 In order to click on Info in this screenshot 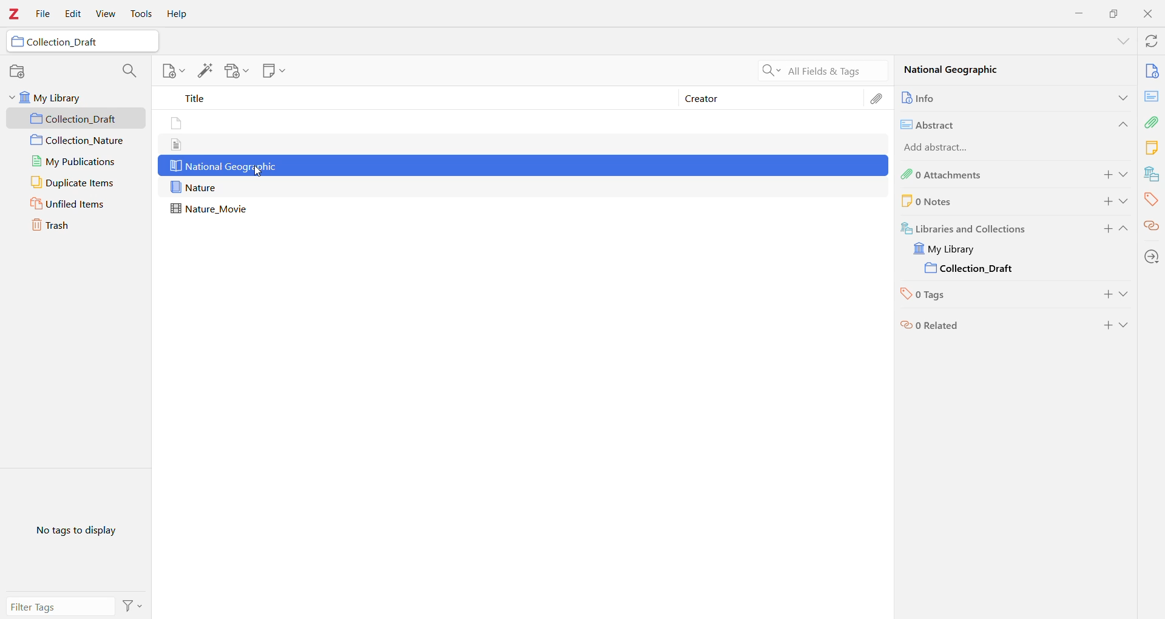, I will do `click(985, 97)`.